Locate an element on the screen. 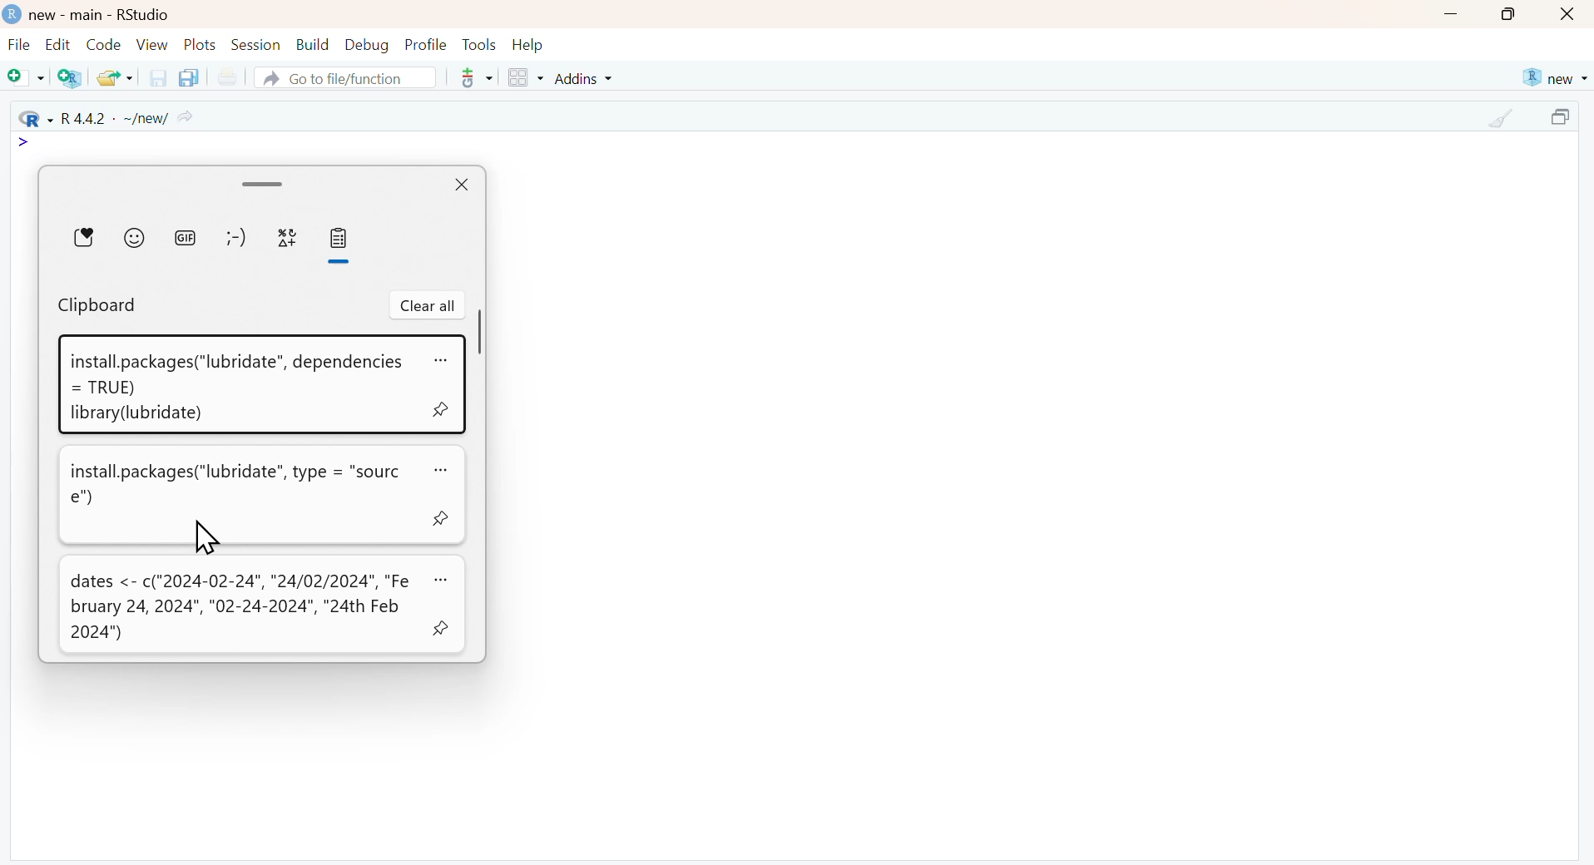 The image size is (1594, 865). new - main - RStudio is located at coordinates (101, 15).